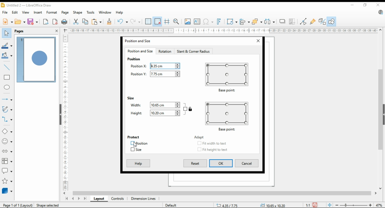 This screenshot has width=385, height=208. What do you see at coordinates (134, 143) in the screenshot?
I see `mouse pointer` at bounding box center [134, 143].